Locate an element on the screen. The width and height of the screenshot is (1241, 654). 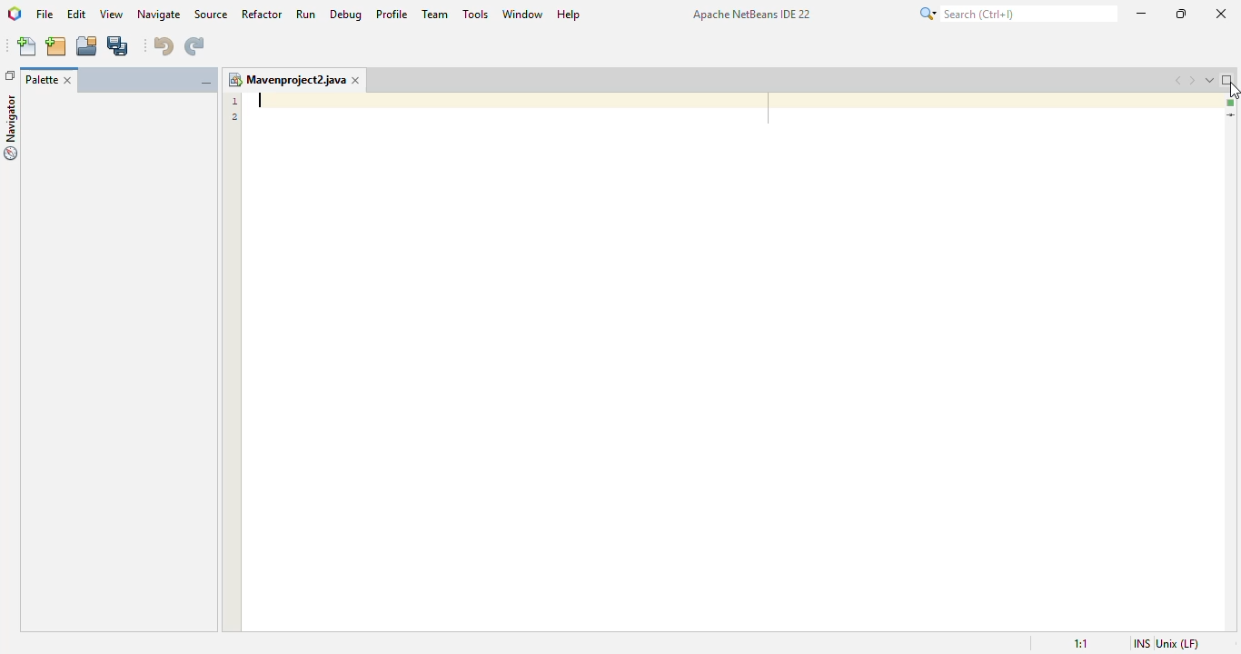
minimize window group is located at coordinates (206, 83).